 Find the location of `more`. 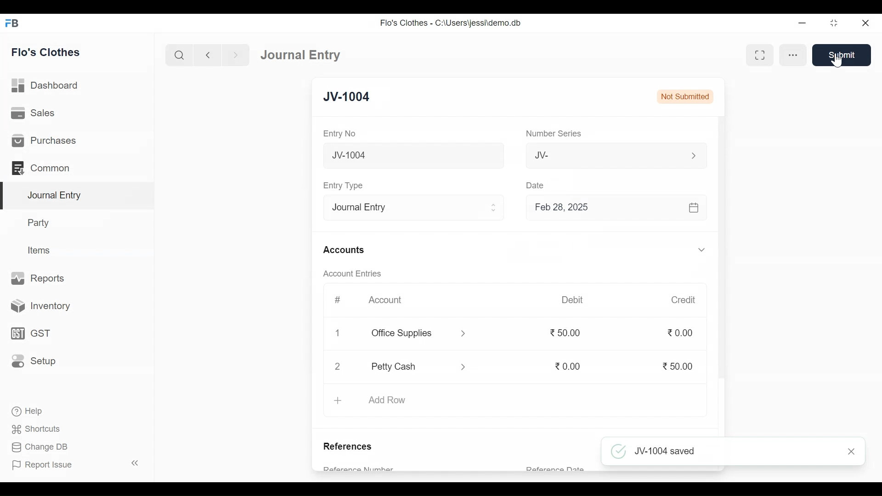

more is located at coordinates (794, 54).